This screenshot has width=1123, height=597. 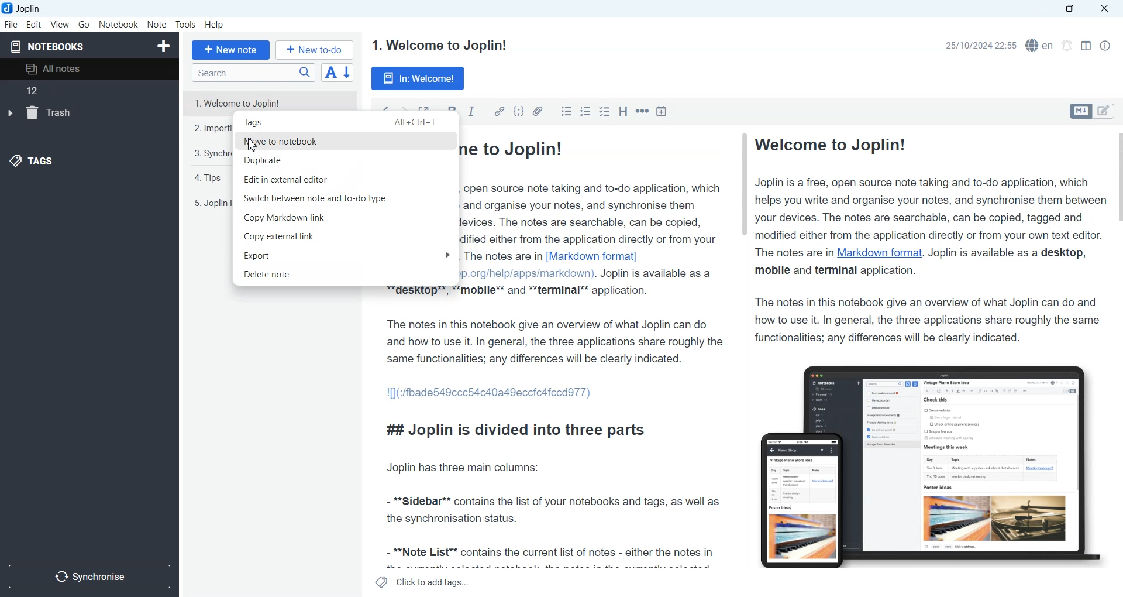 I want to click on + New note, so click(x=231, y=50).